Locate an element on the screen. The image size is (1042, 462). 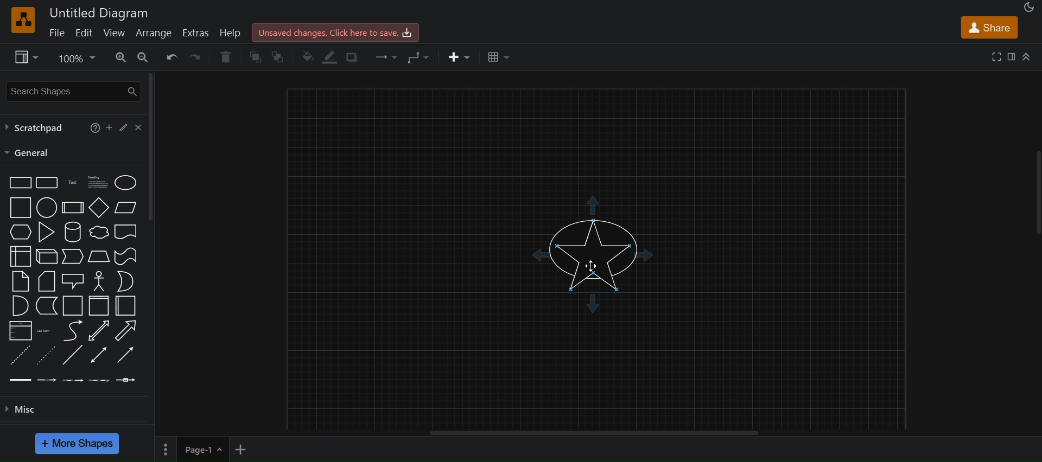
waypoints is located at coordinates (414, 56).